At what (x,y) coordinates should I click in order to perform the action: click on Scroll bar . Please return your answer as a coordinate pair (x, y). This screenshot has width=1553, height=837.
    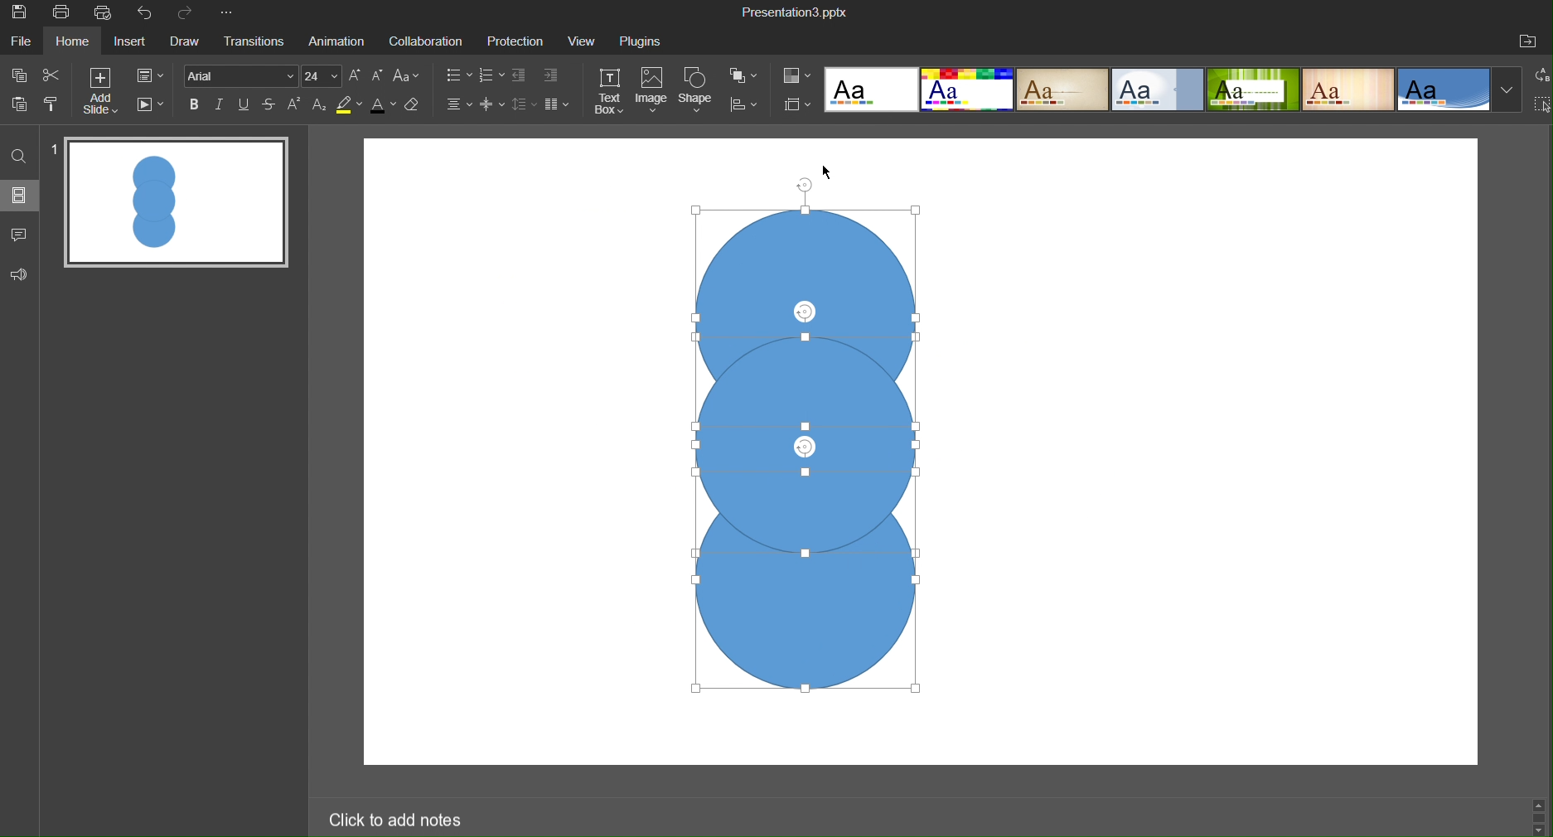
    Looking at the image, I should click on (1538, 816).